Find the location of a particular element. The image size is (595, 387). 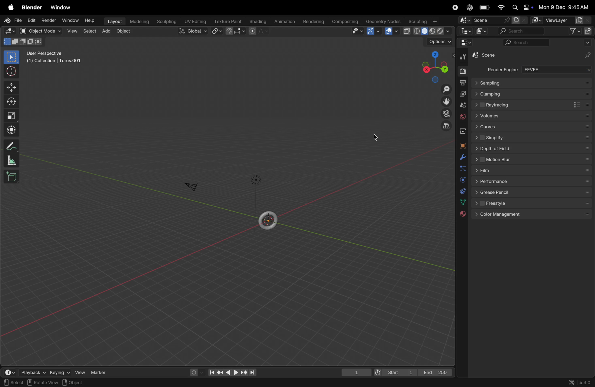

sculpting is located at coordinates (165, 20).